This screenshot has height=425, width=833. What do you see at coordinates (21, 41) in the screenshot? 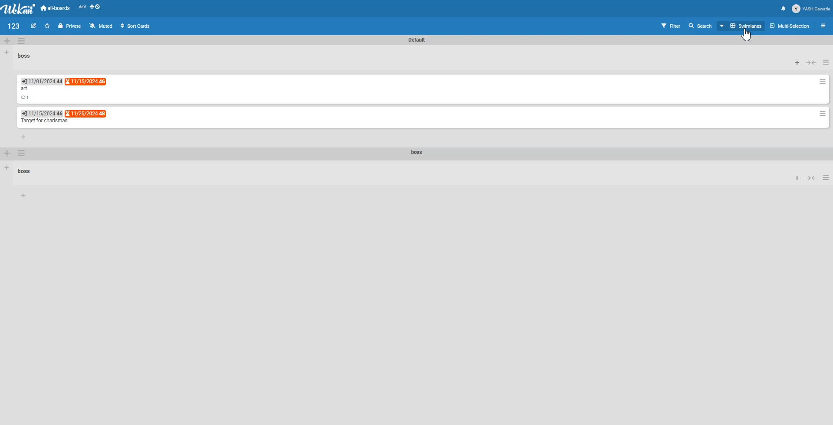
I see `Swimlane Action` at bounding box center [21, 41].